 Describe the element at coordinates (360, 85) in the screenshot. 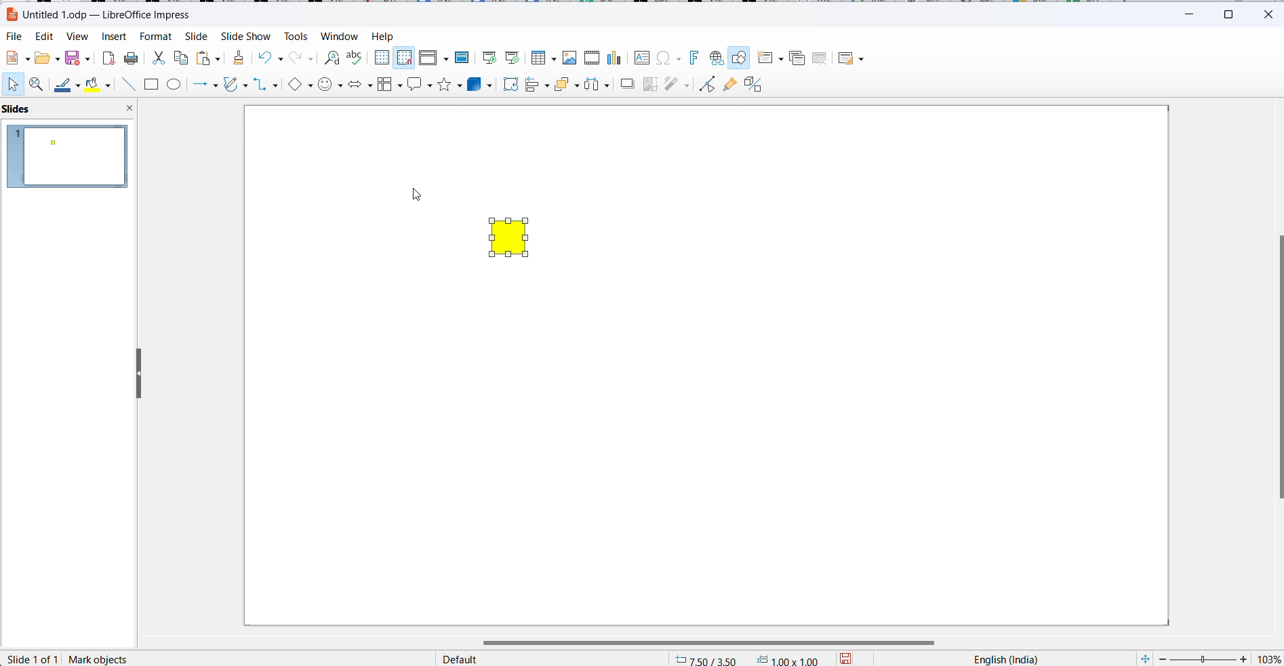

I see `block arrows` at that location.